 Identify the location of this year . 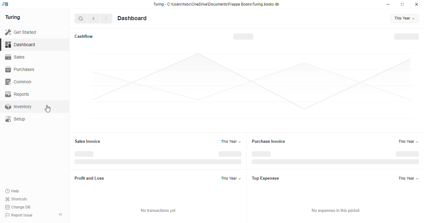
(232, 178).